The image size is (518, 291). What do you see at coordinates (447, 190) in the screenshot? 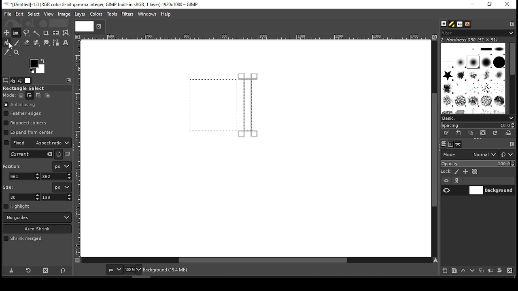
I see `layer visibility on/off` at bounding box center [447, 190].